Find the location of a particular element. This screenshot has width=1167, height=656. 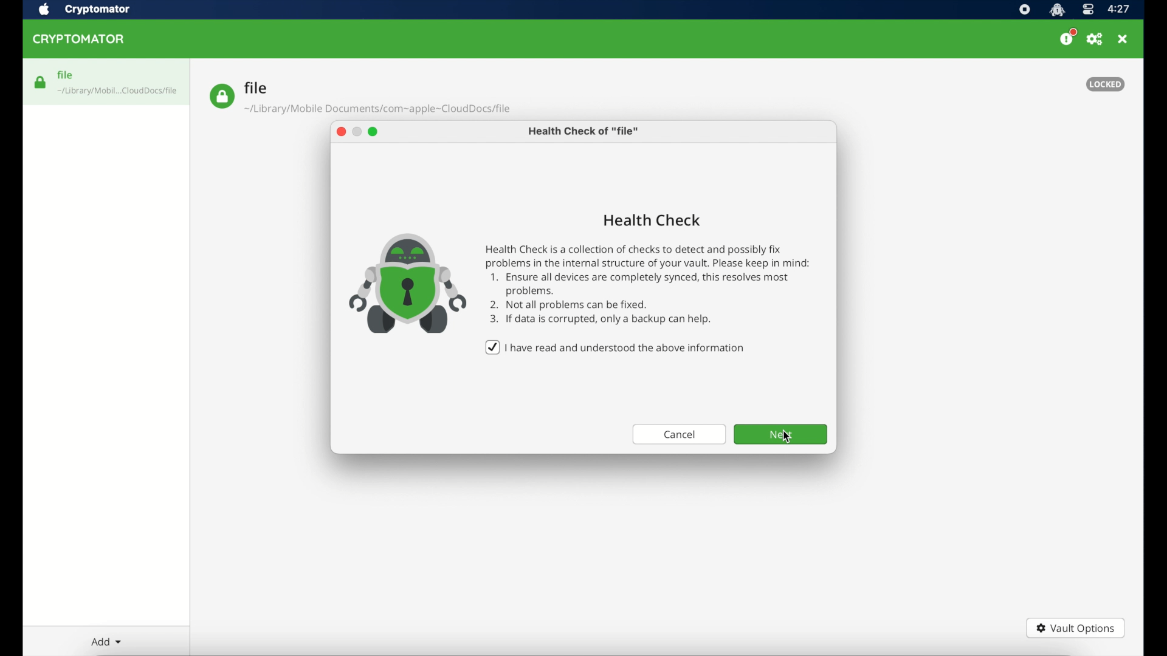

minimize is located at coordinates (359, 133).